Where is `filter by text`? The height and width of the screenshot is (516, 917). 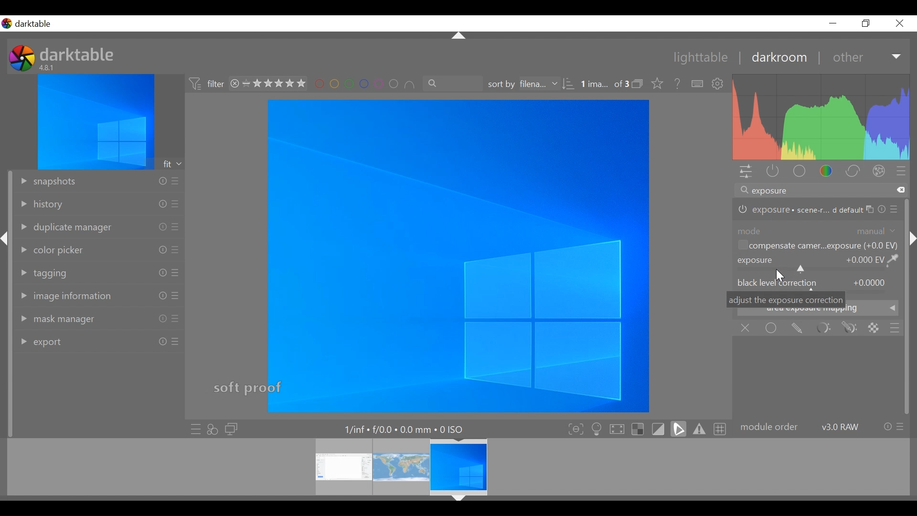 filter by text is located at coordinates (453, 84).